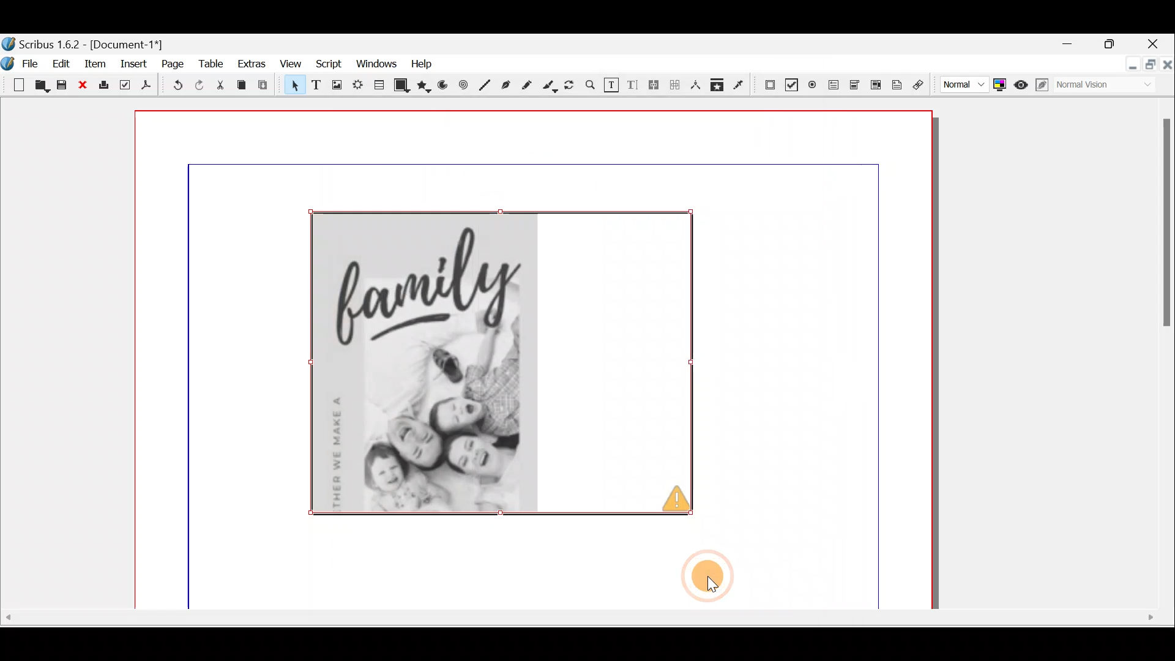 The width and height of the screenshot is (1175, 661). I want to click on Edit text with story editor, so click(632, 84).